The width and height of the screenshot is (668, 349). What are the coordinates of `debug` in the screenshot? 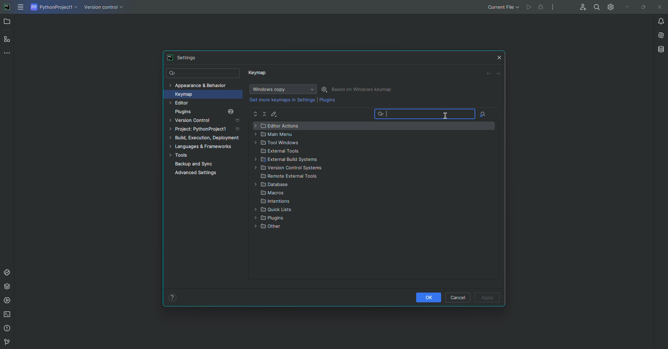 It's located at (541, 7).